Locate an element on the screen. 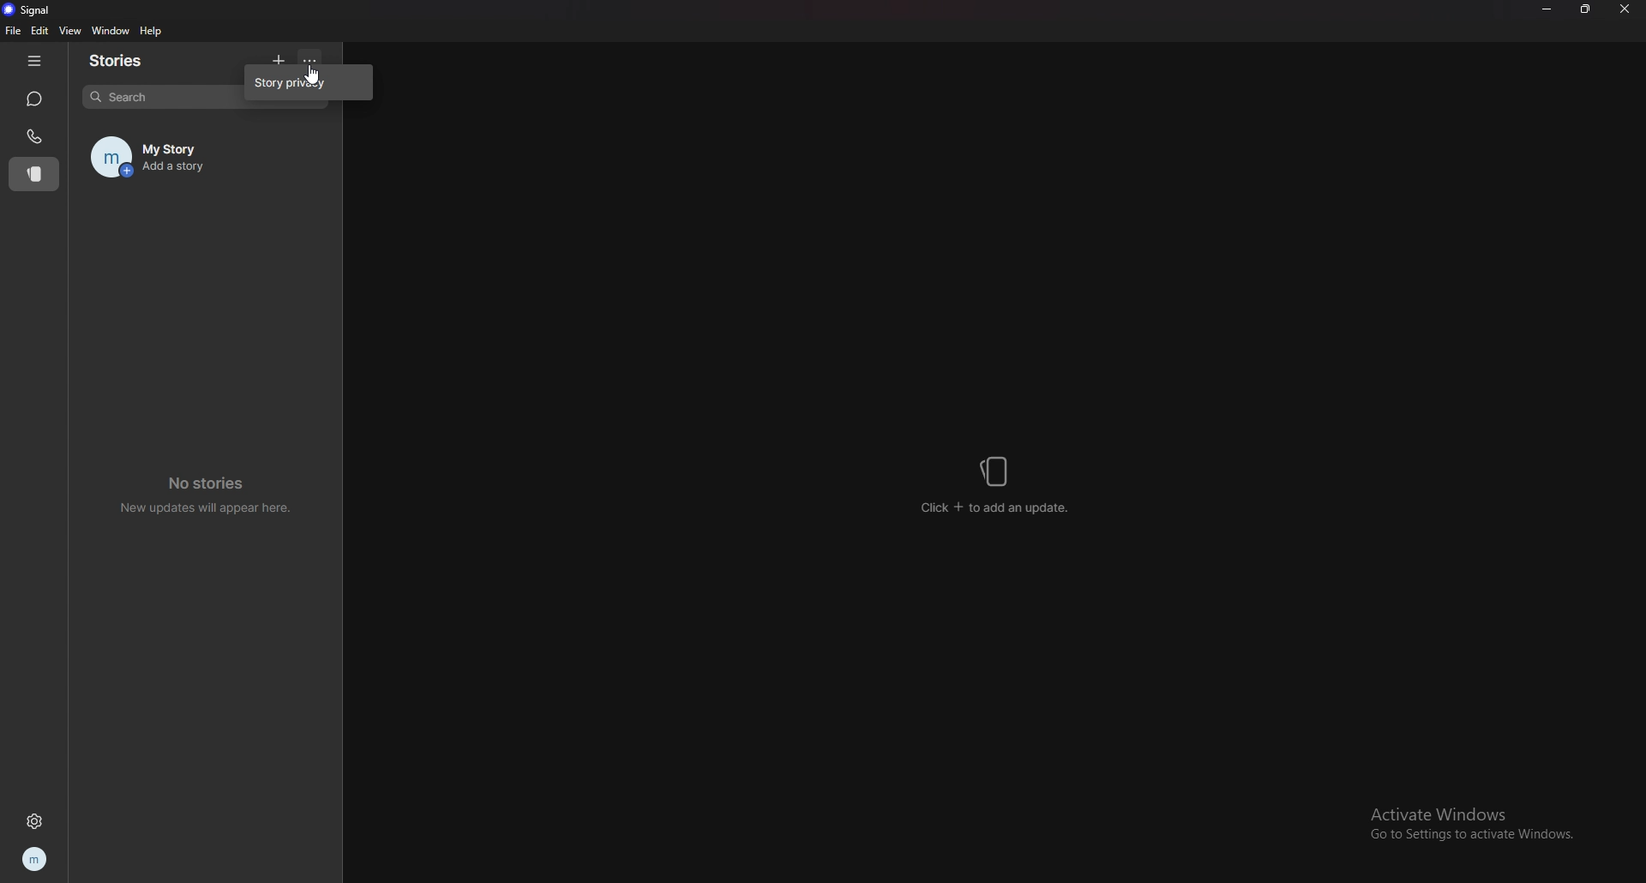 Image resolution: width=1646 pixels, height=883 pixels. calls is located at coordinates (33, 136).